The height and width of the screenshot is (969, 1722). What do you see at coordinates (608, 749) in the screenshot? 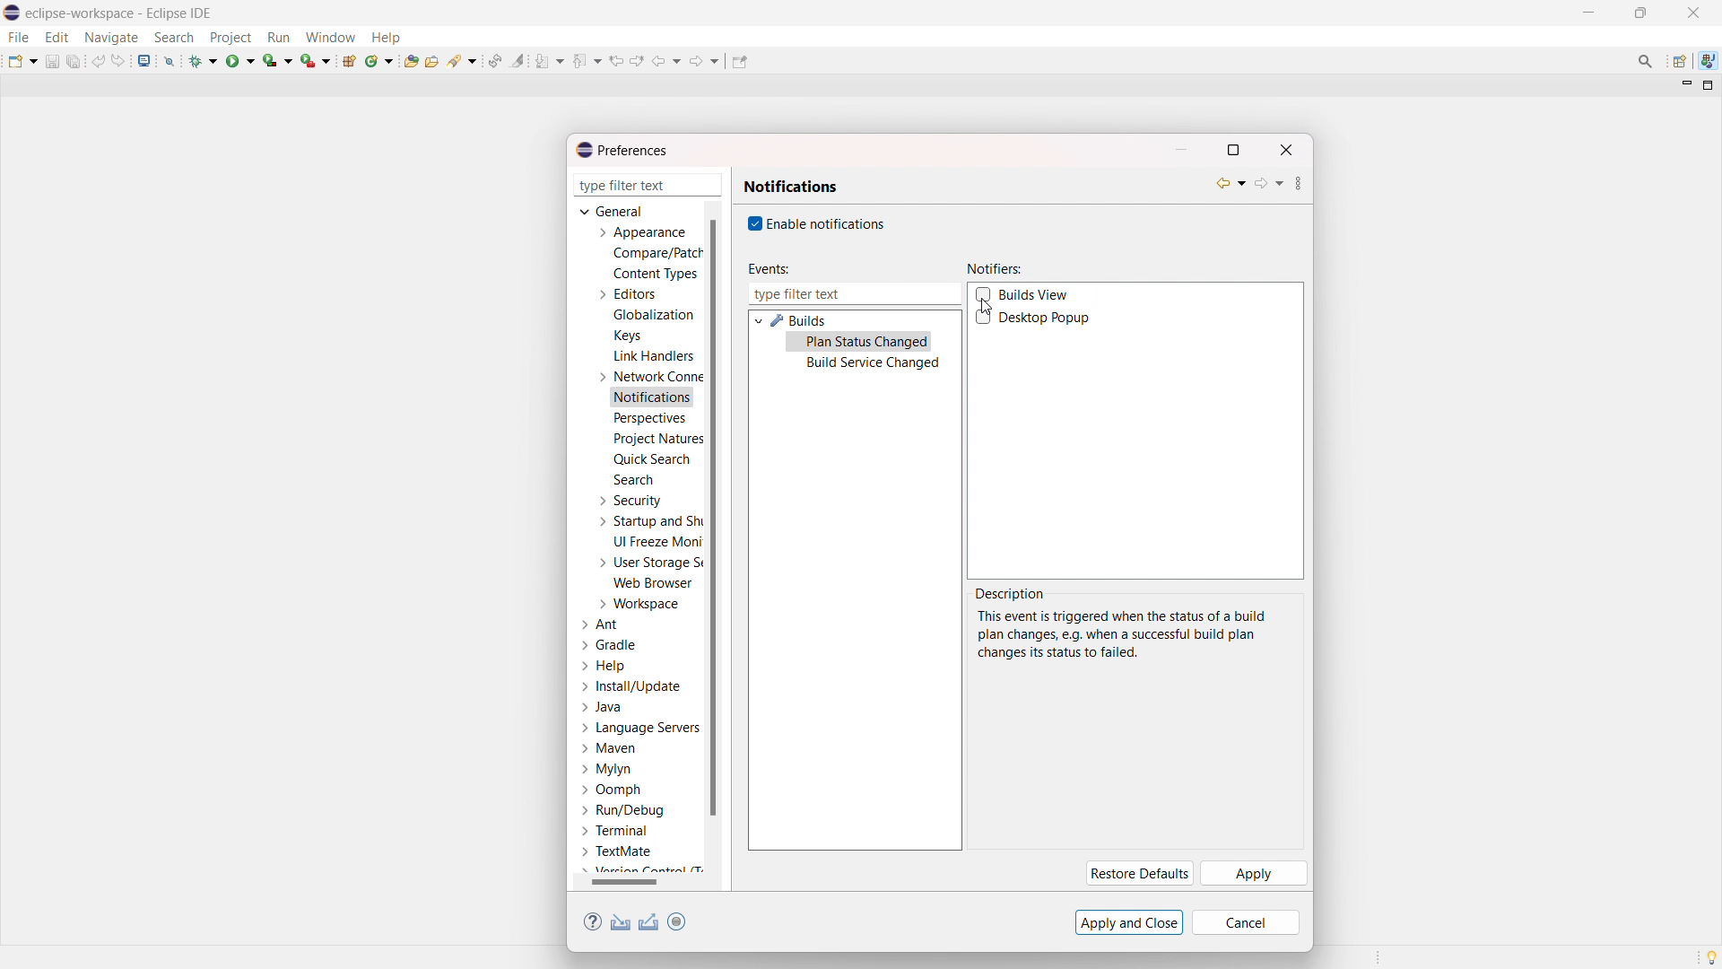
I see `maven` at bounding box center [608, 749].